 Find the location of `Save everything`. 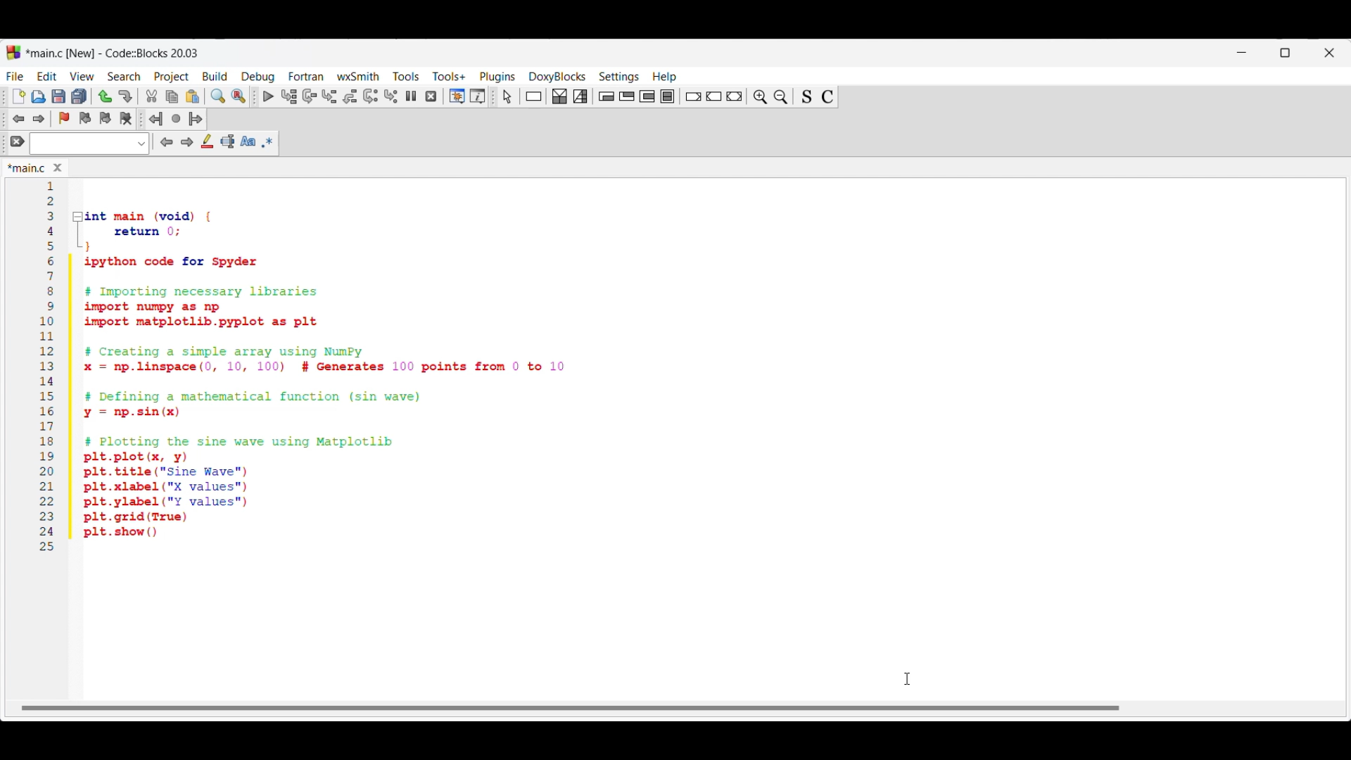

Save everything is located at coordinates (79, 96).